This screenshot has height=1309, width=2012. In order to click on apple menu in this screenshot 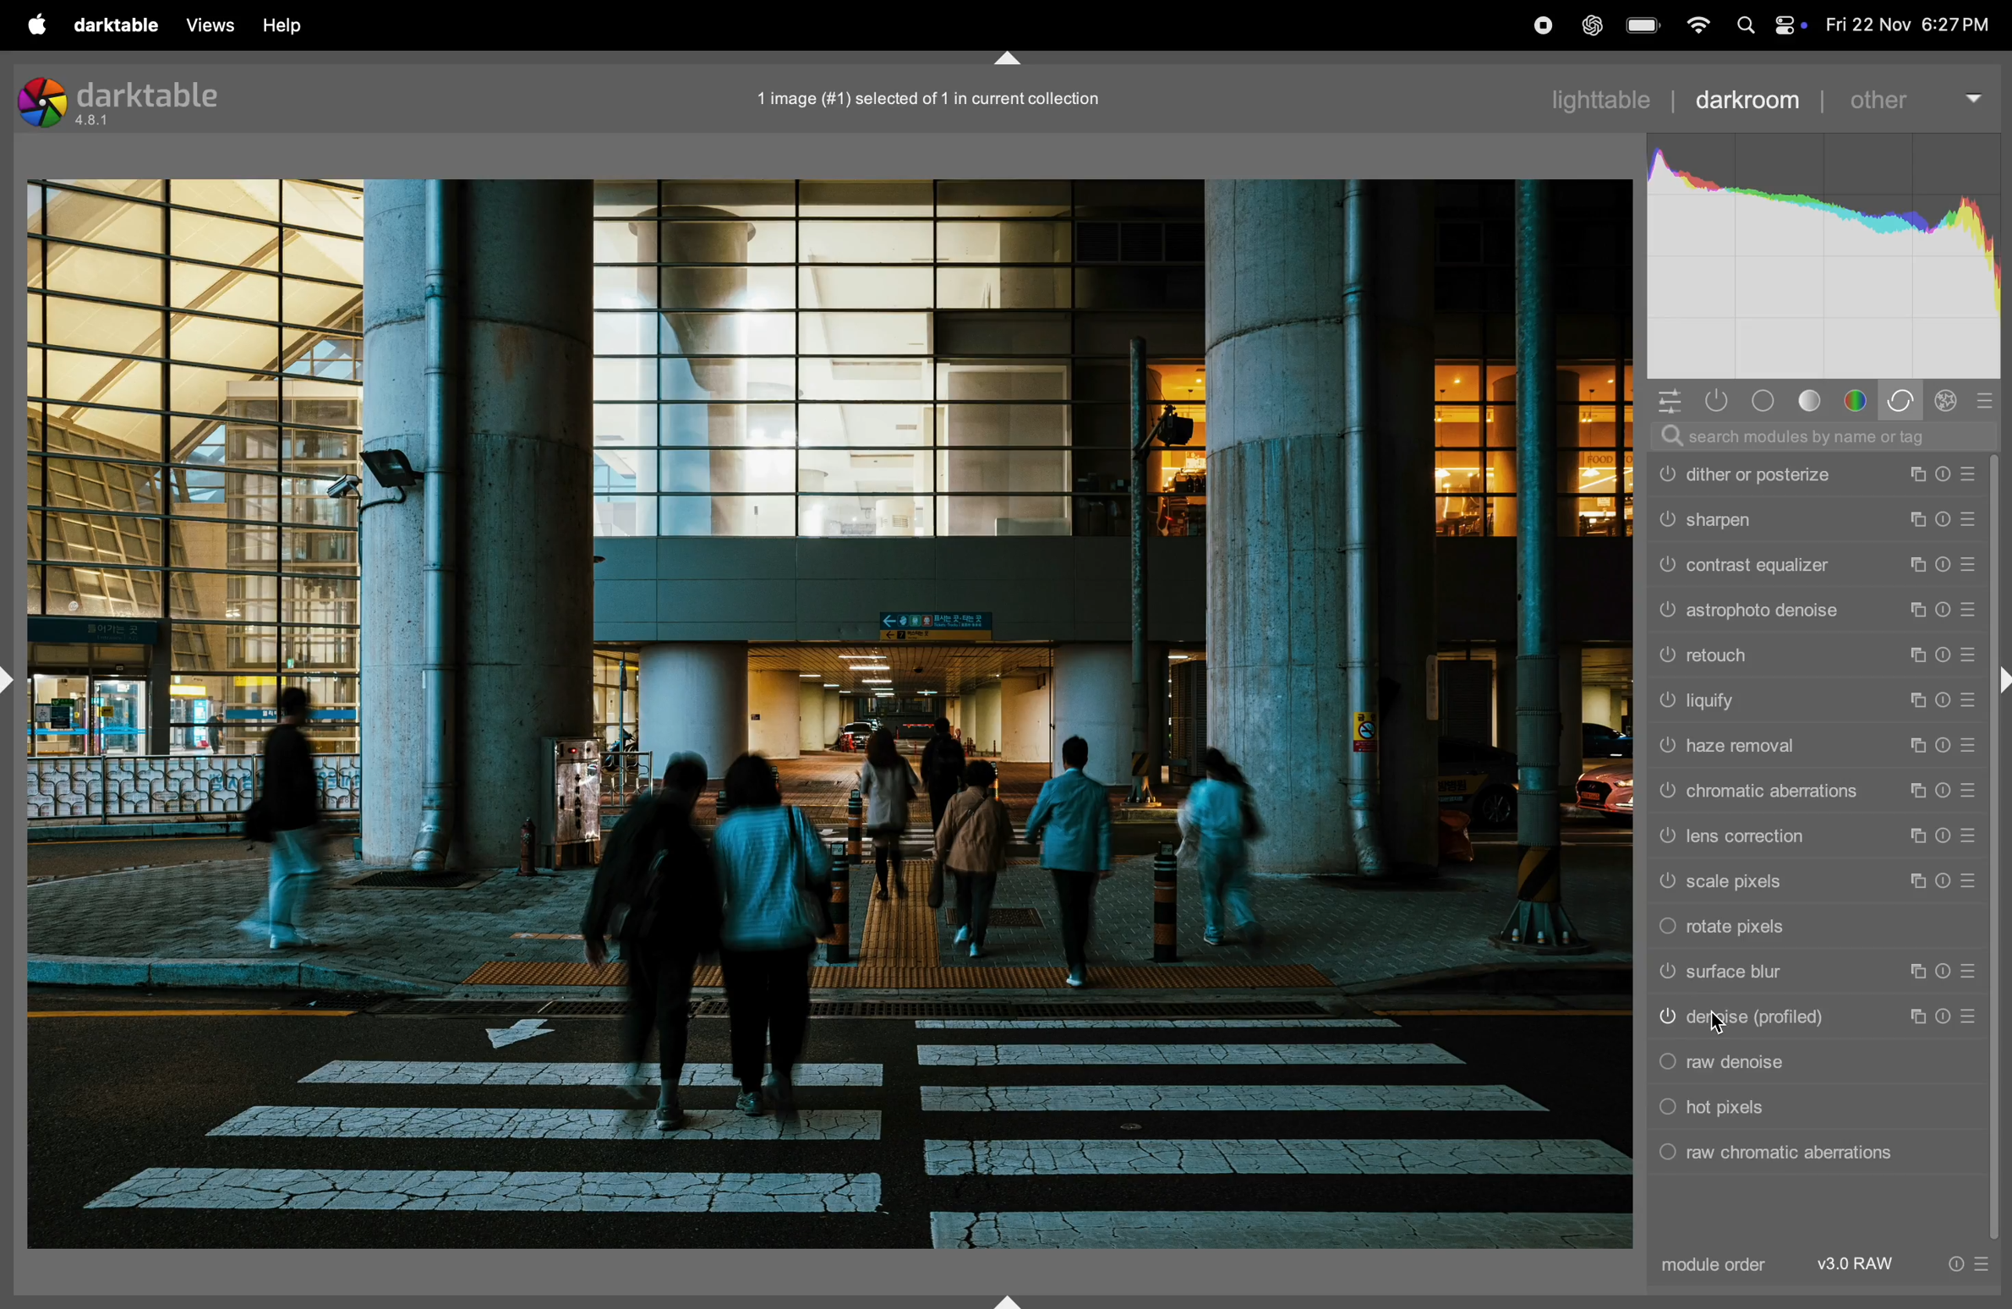, I will do `click(37, 25)`.